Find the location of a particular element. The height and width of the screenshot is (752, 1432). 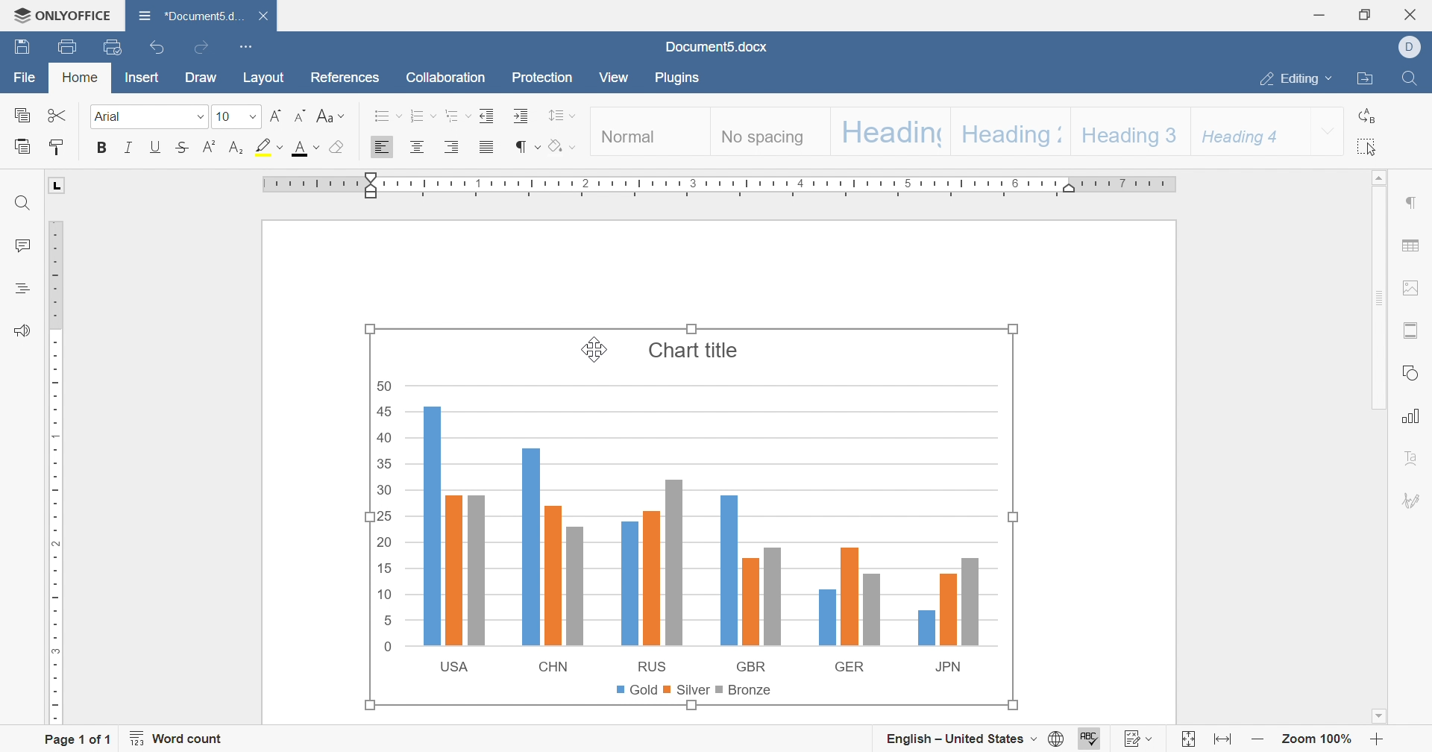

close is located at coordinates (1412, 14).